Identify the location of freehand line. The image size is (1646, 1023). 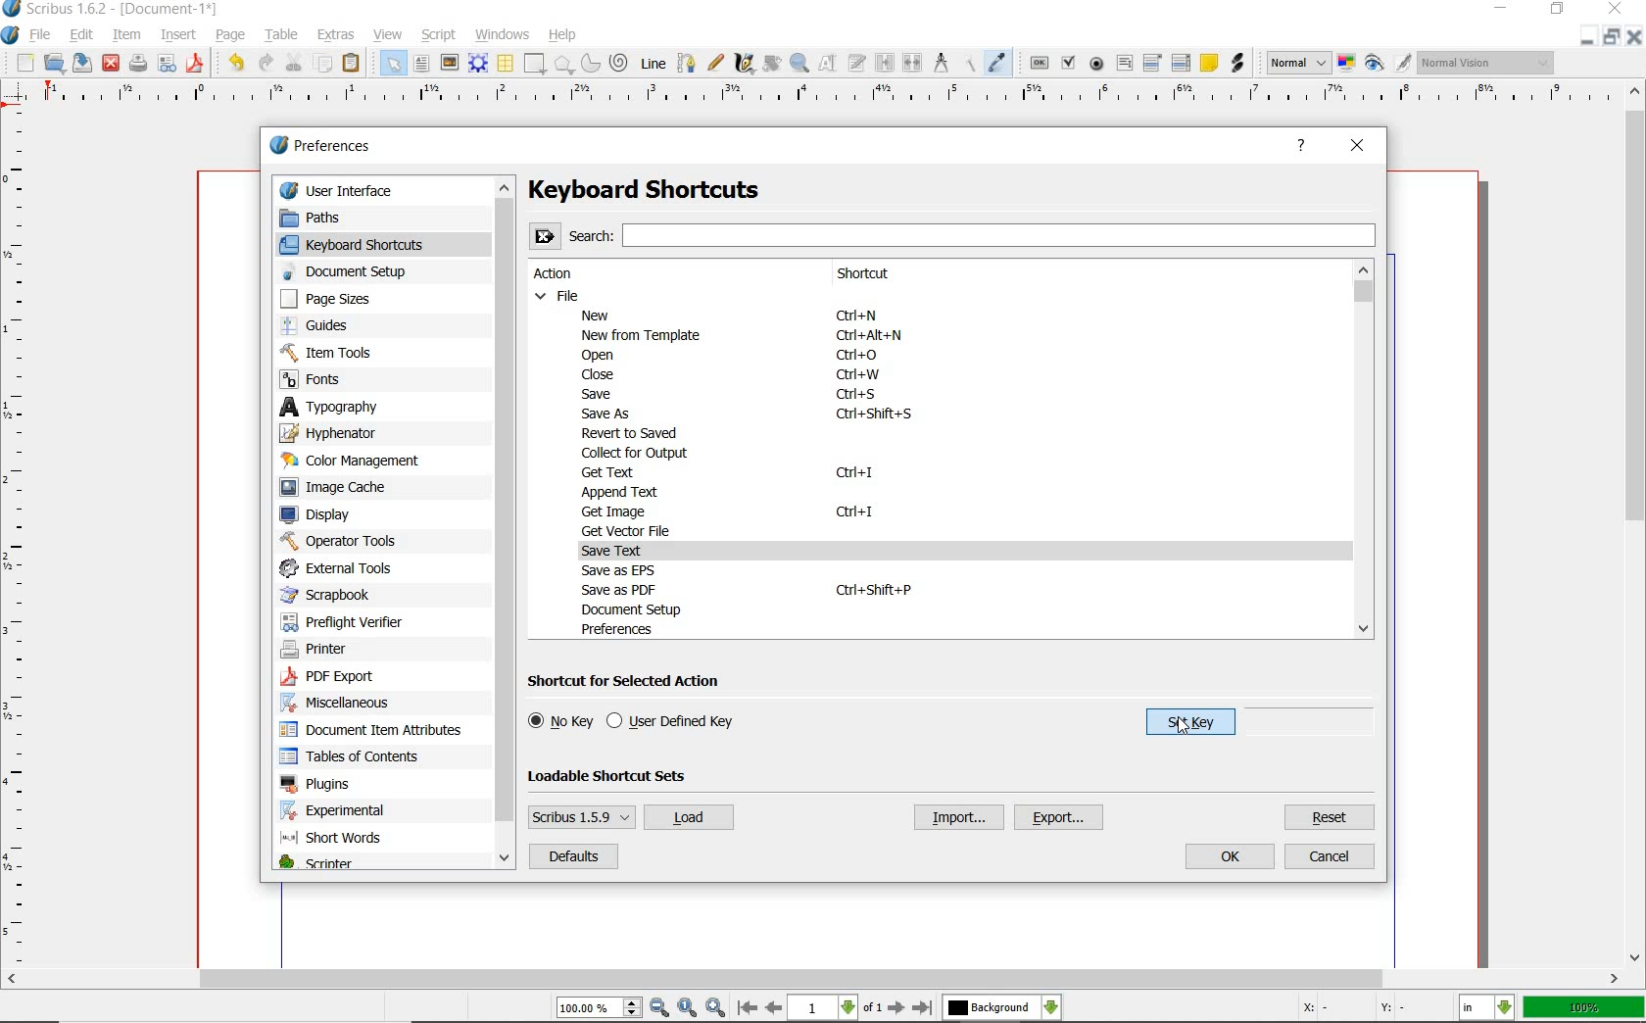
(716, 63).